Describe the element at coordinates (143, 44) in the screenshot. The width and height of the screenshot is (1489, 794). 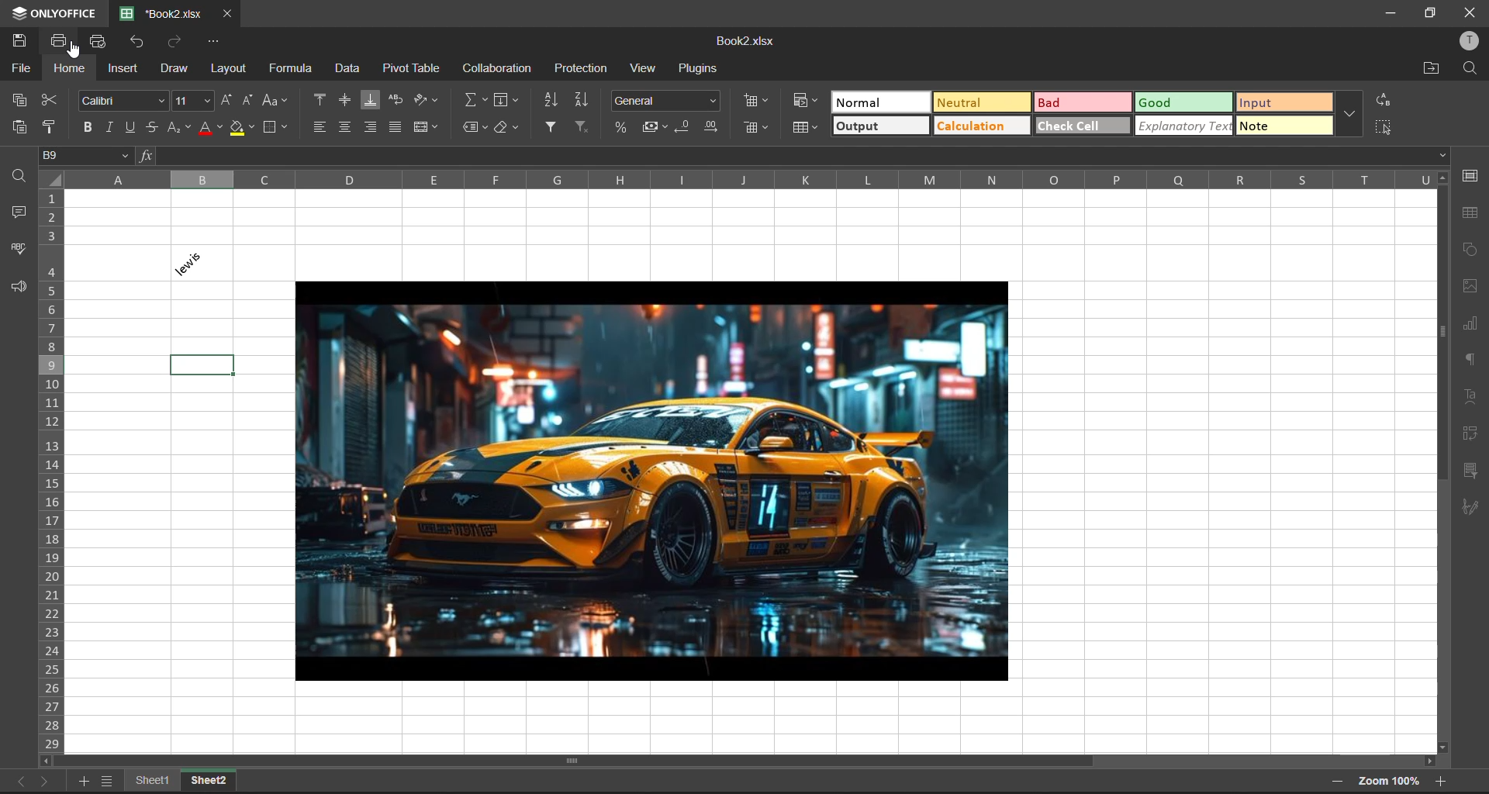
I see `undo` at that location.